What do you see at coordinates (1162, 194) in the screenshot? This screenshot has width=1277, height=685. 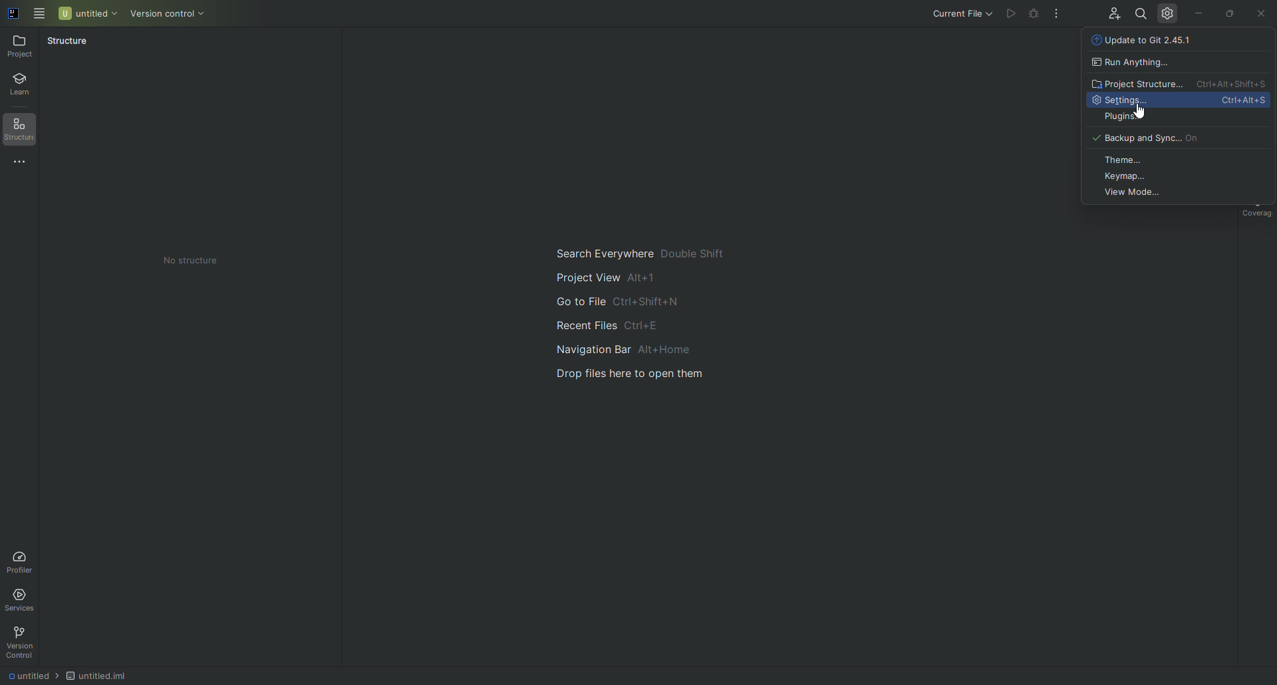 I see `View Mode` at bounding box center [1162, 194].